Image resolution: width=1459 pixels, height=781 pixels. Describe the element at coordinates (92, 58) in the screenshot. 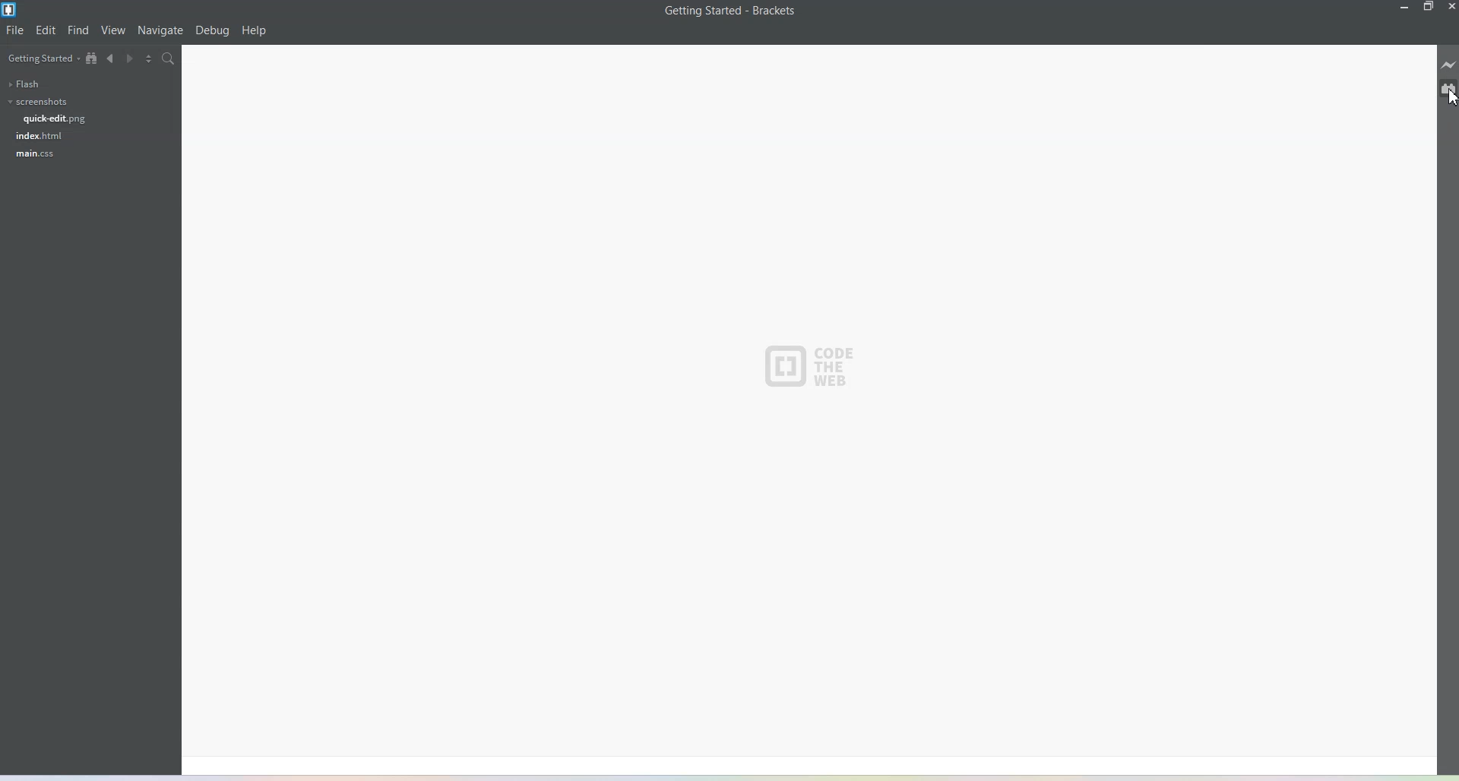

I see `Show in the file tree` at that location.